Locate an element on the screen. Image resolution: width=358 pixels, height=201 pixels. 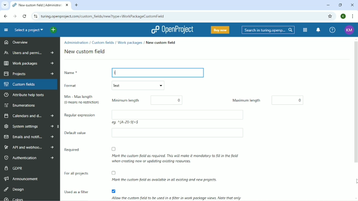
Search tabs is located at coordinates (5, 5).